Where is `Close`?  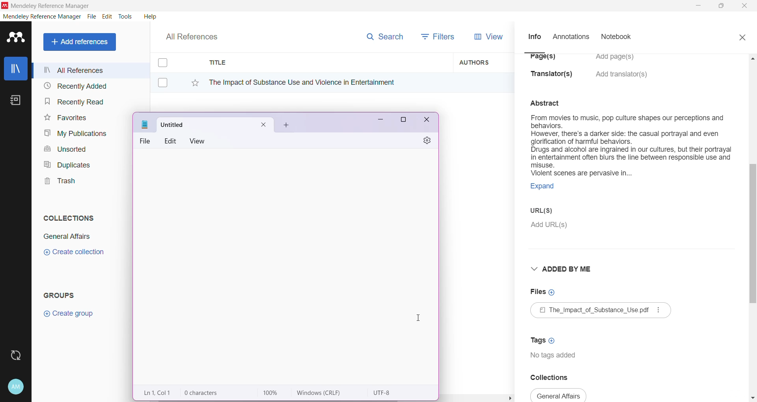 Close is located at coordinates (742, 36).